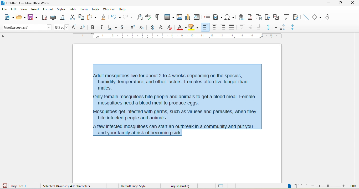  What do you see at coordinates (277, 17) in the screenshot?
I see `cross reference` at bounding box center [277, 17].